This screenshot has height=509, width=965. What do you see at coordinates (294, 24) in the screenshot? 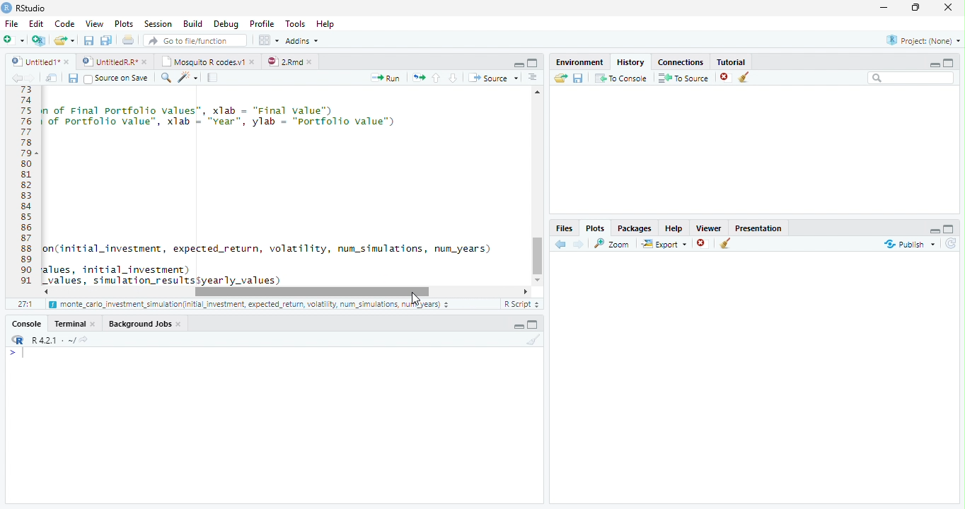
I see `Tools` at bounding box center [294, 24].